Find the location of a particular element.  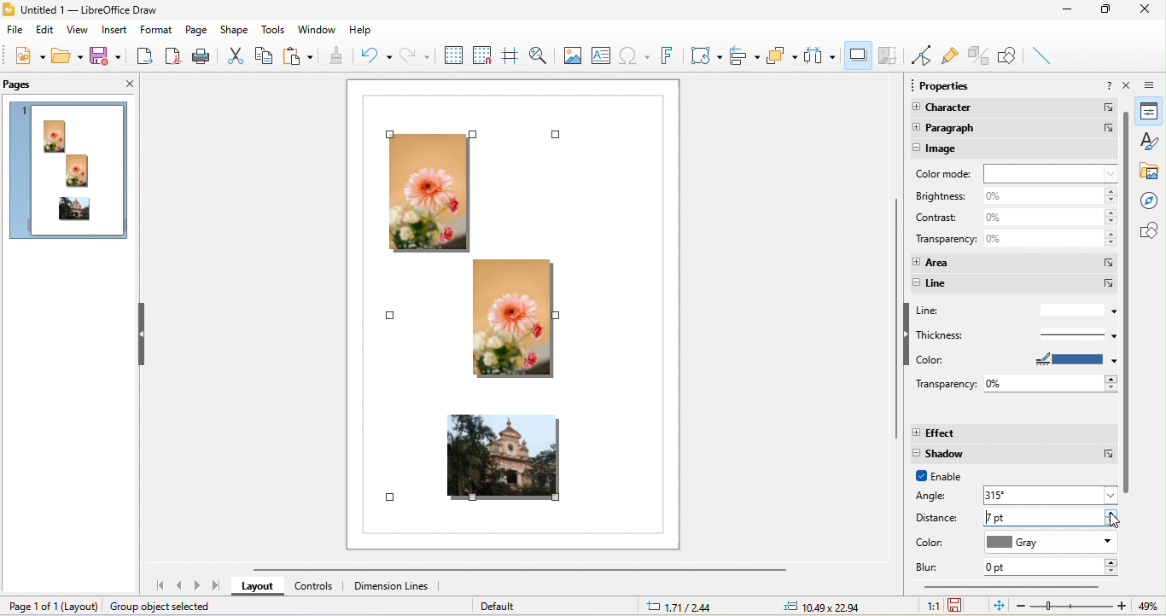

fit to current window is located at coordinates (996, 606).